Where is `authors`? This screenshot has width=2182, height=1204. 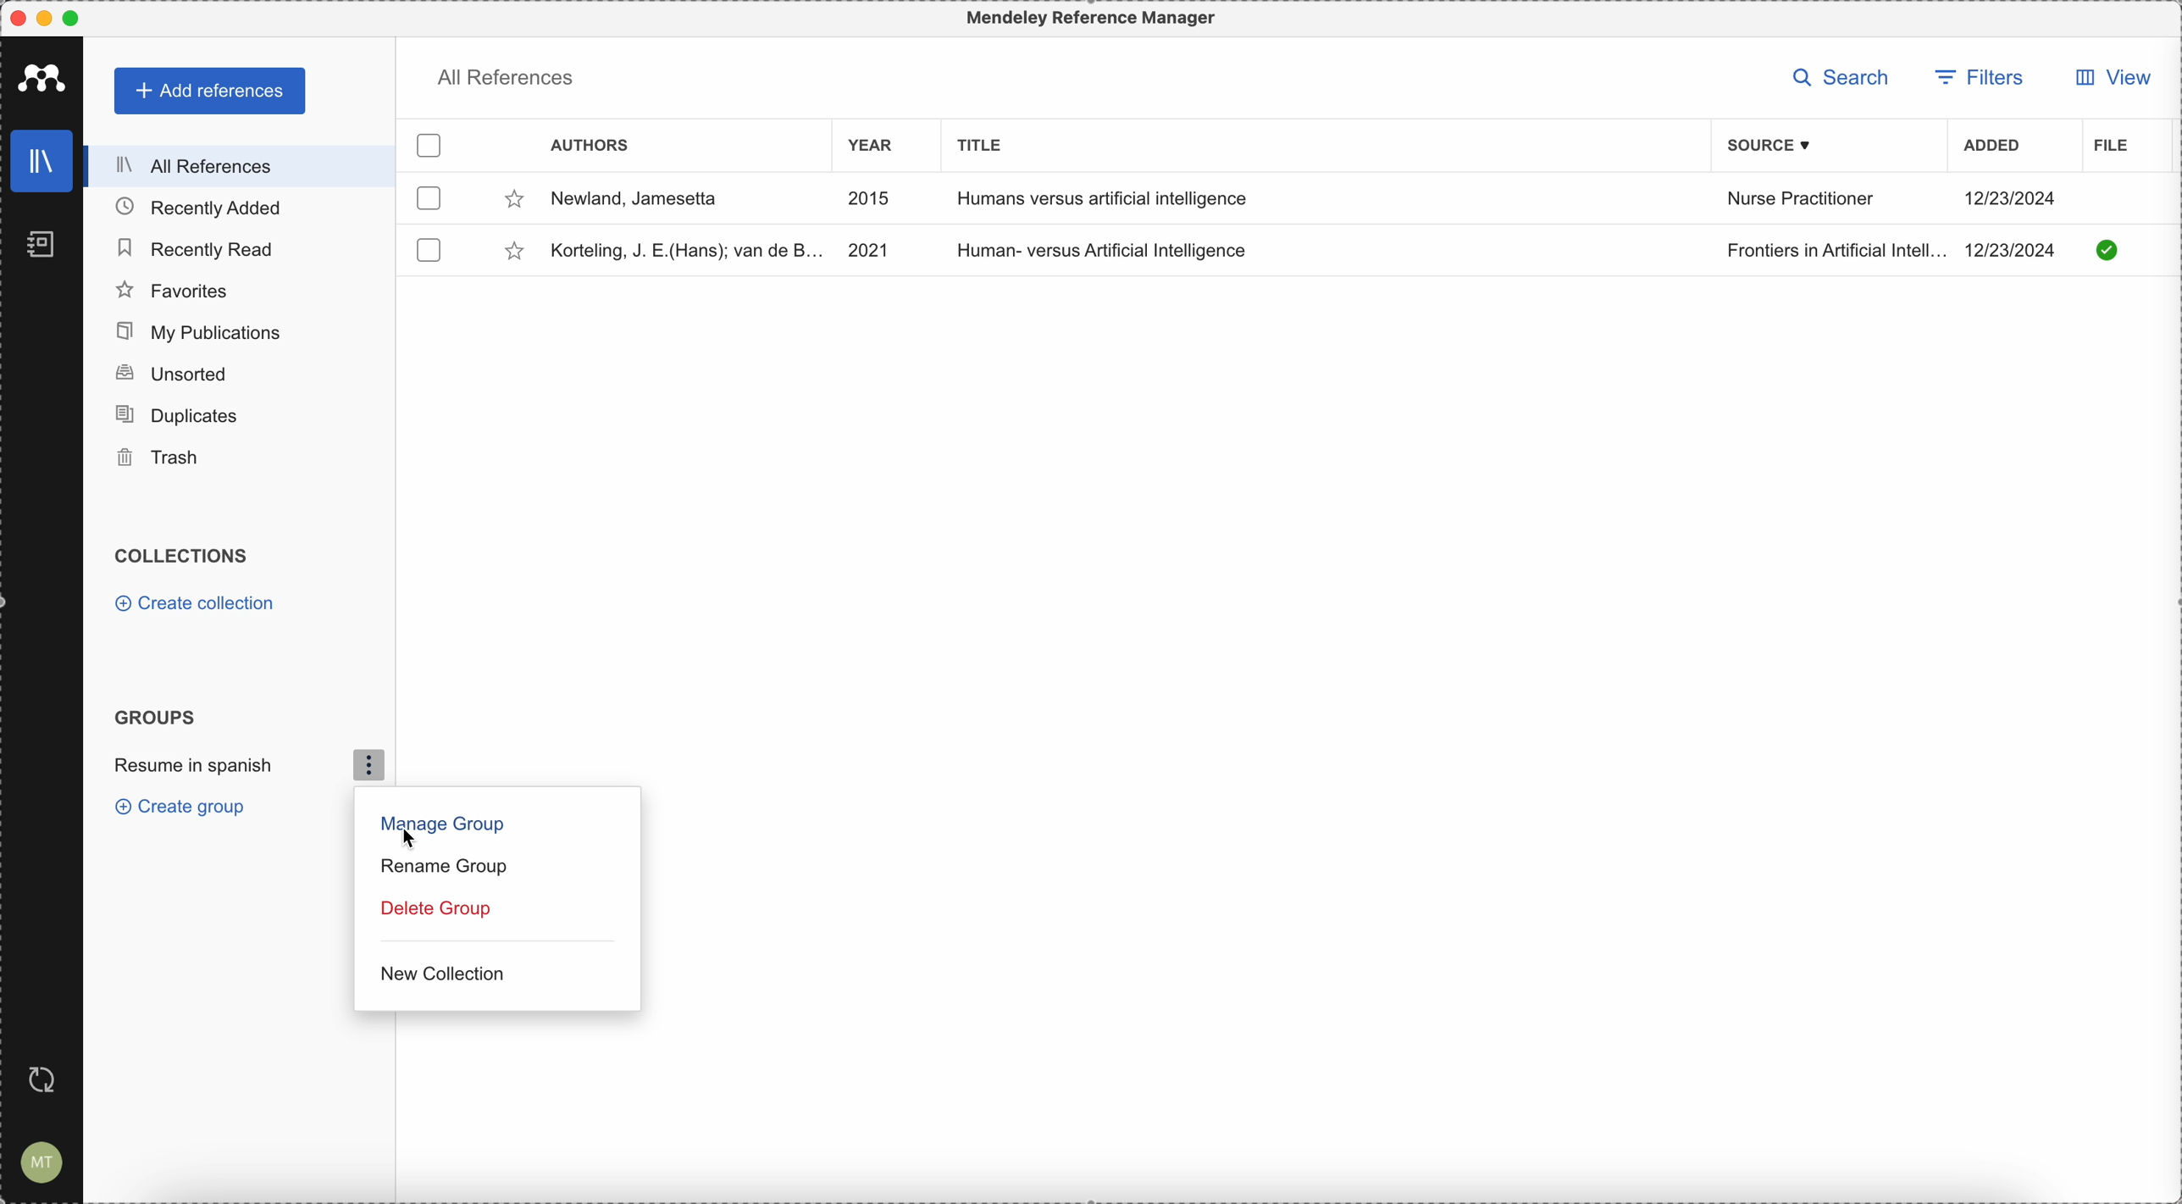 authors is located at coordinates (588, 146).